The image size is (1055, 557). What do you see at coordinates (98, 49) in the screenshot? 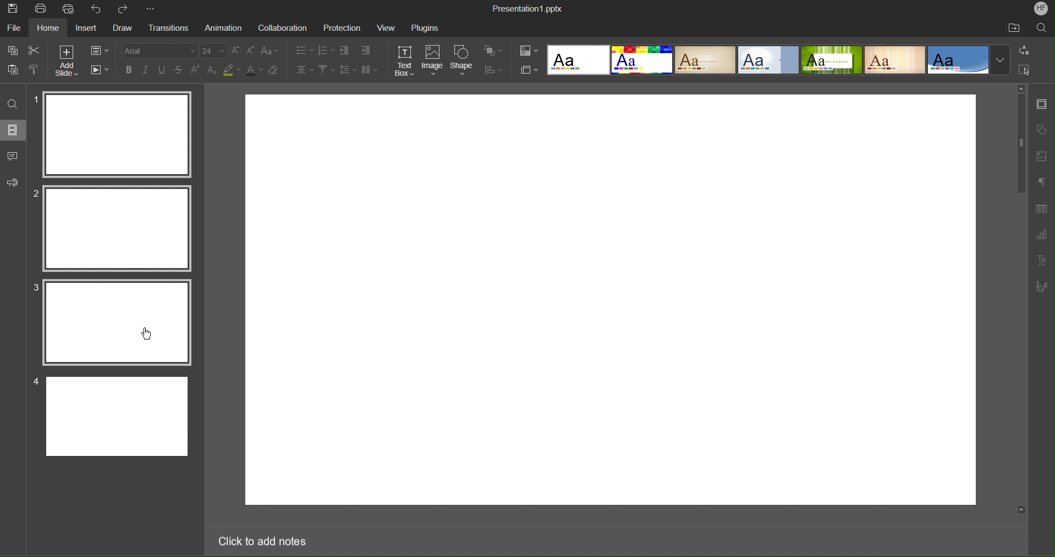
I see `Slide Settings` at bounding box center [98, 49].